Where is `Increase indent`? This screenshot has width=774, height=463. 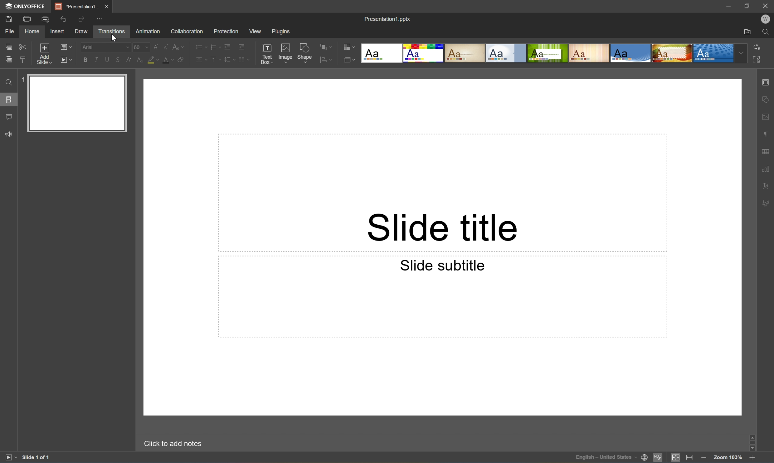
Increase indent is located at coordinates (242, 46).